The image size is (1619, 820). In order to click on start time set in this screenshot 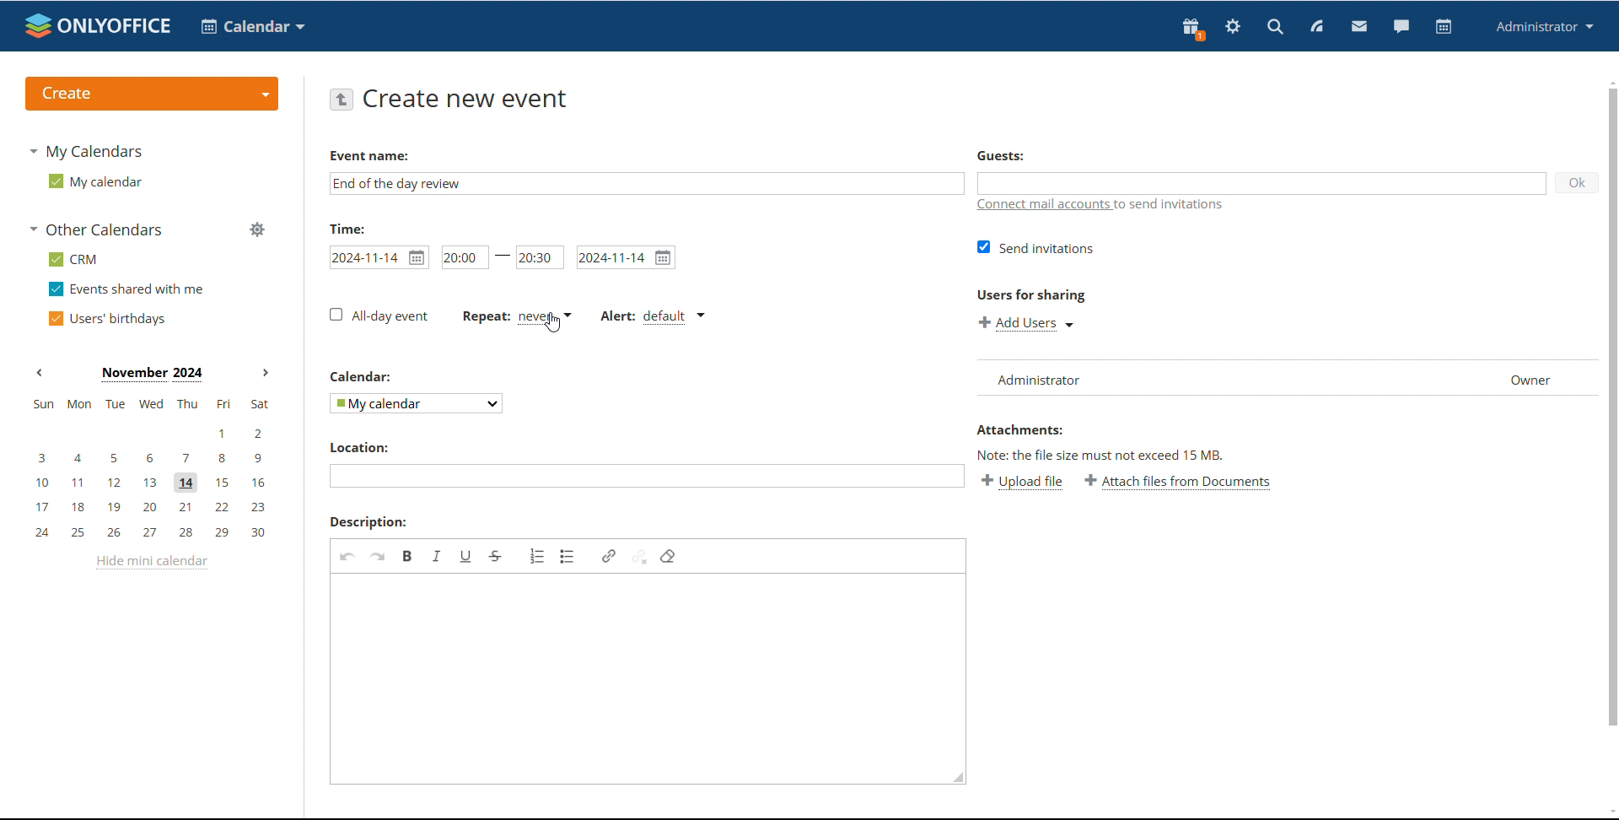, I will do `click(465, 256)`.